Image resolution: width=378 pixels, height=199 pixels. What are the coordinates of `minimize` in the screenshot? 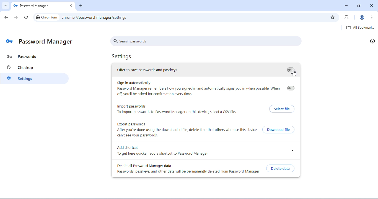 It's located at (346, 5).